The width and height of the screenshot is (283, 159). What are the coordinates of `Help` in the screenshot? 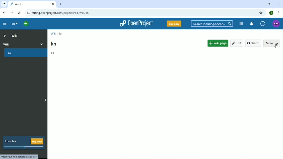 It's located at (263, 23).